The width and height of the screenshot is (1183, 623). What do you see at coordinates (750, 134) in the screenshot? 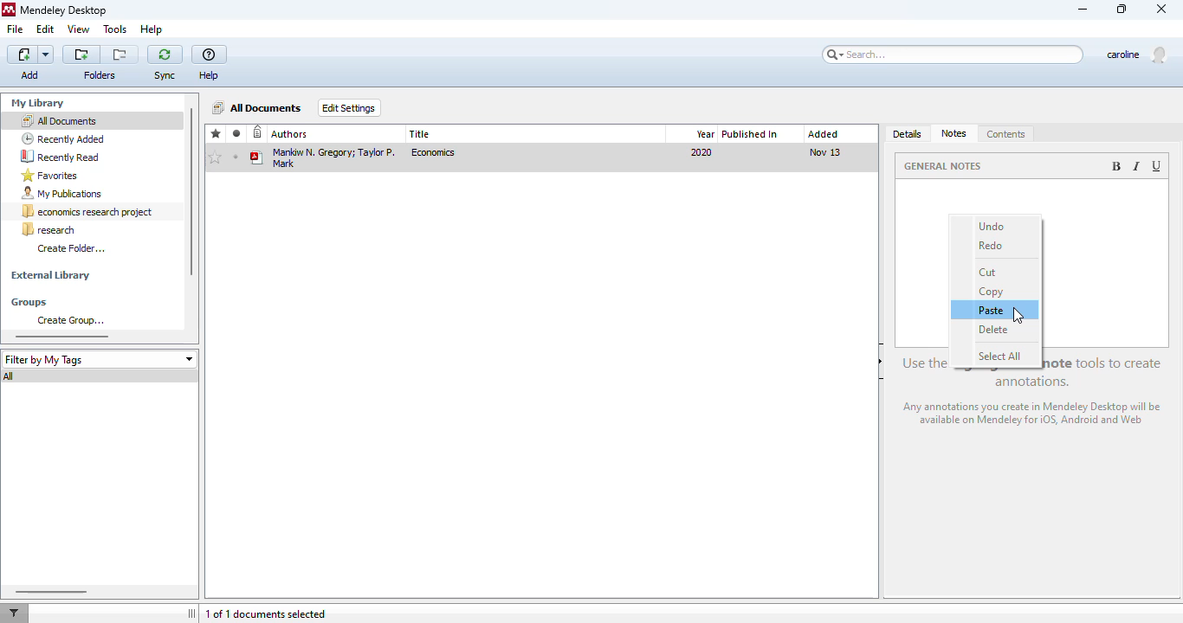
I see `published in` at bounding box center [750, 134].